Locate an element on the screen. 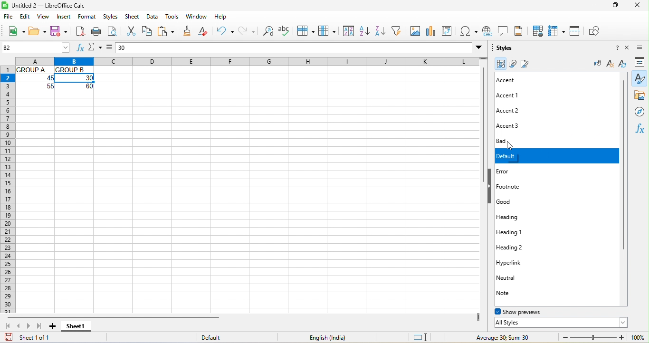 The width and height of the screenshot is (649, 343). average 30 ; sum 30 is located at coordinates (498, 338).